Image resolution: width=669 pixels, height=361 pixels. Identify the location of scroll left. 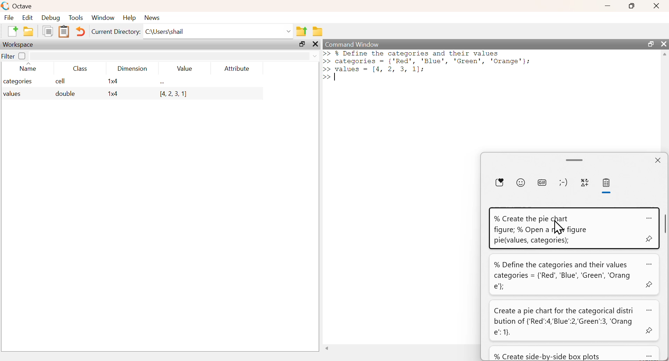
(328, 348).